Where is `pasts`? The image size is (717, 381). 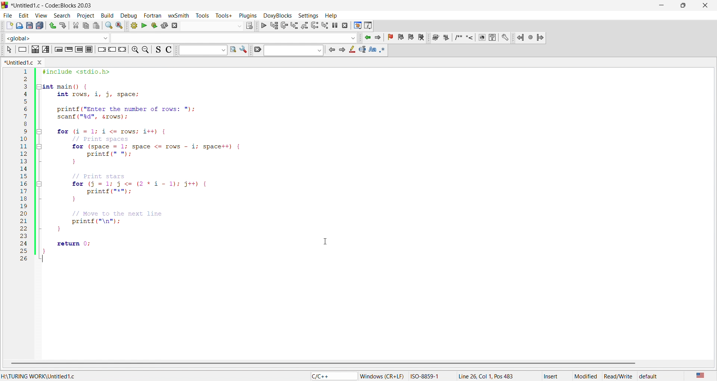
pasts is located at coordinates (96, 25).